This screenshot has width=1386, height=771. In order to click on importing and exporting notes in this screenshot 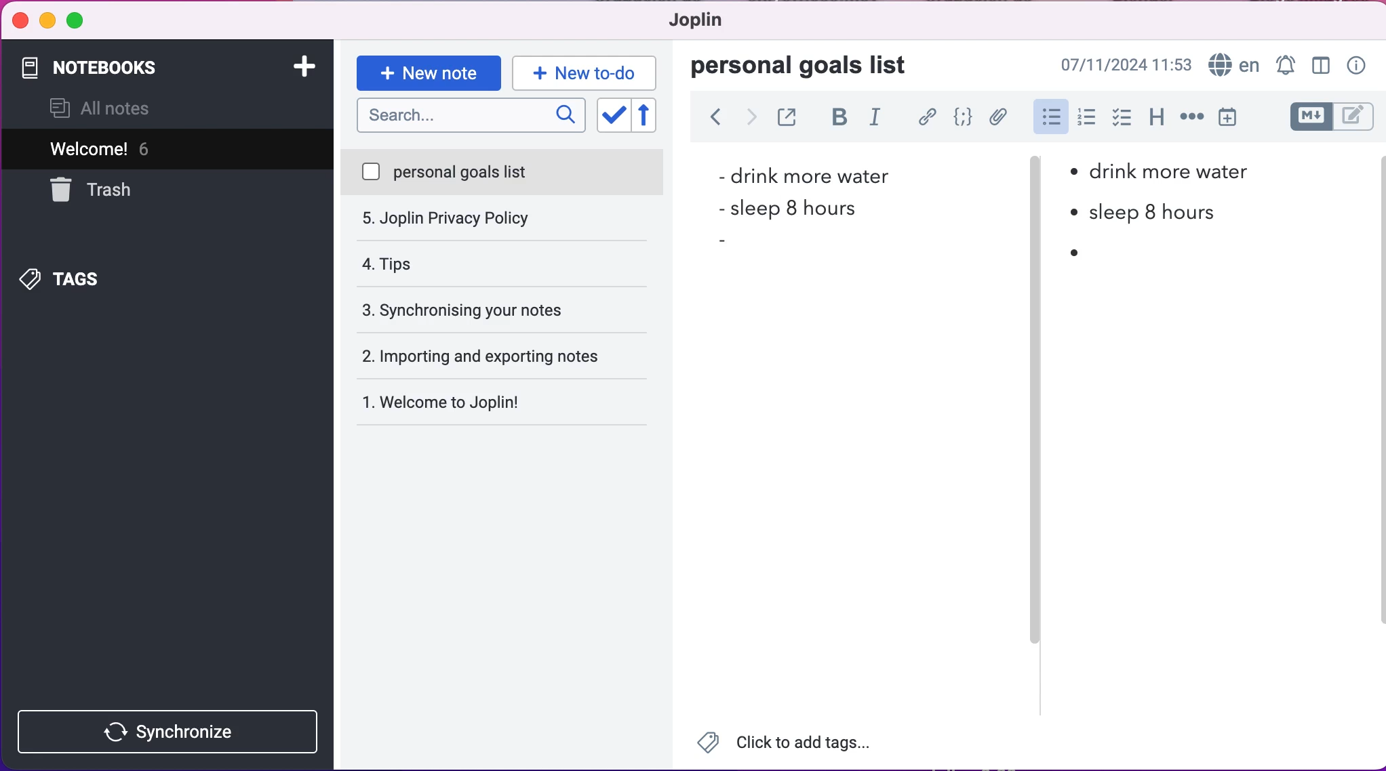, I will do `click(509, 309)`.